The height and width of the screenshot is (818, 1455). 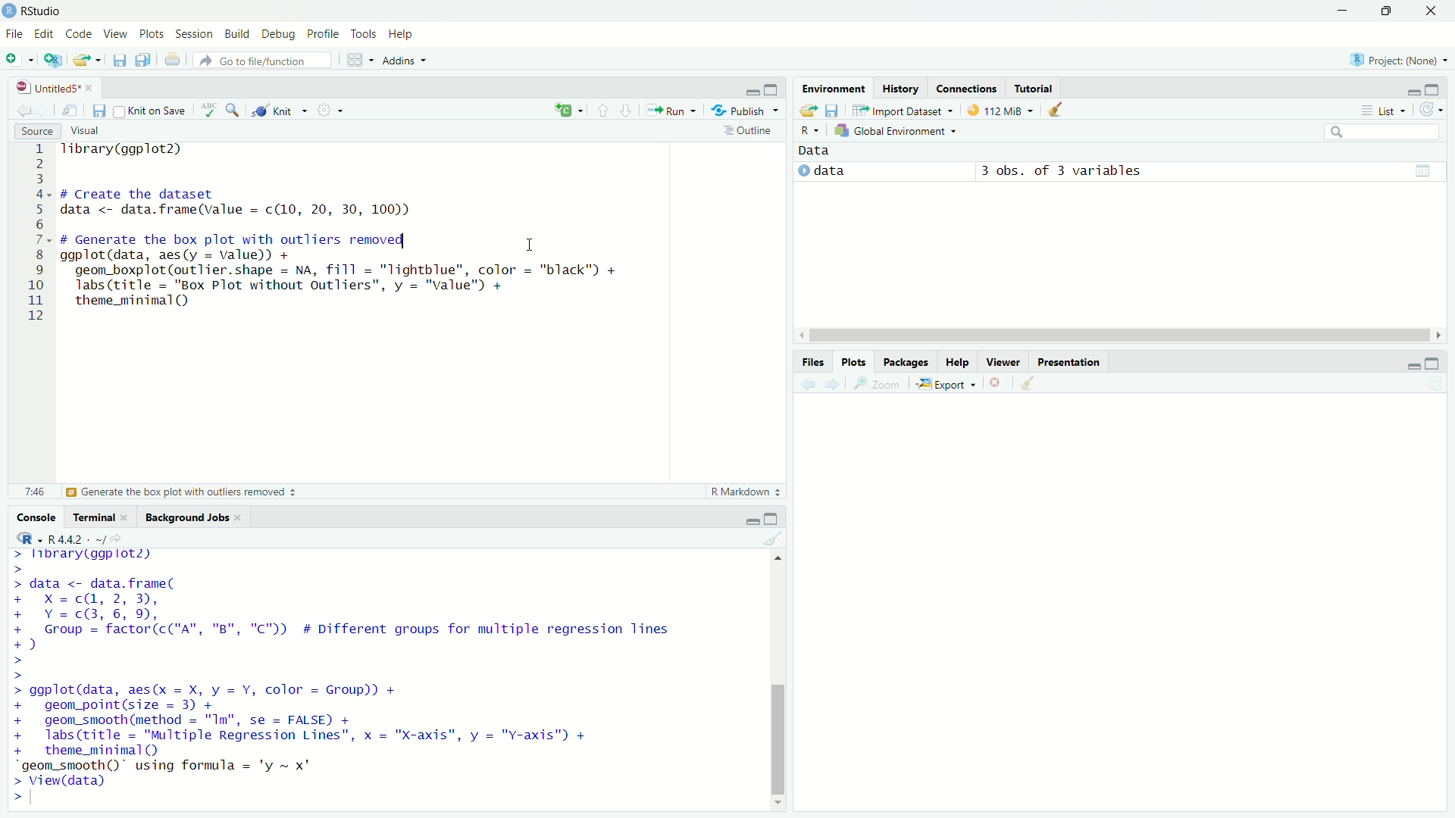 What do you see at coordinates (966, 88) in the screenshot?
I see `‘Connections` at bounding box center [966, 88].